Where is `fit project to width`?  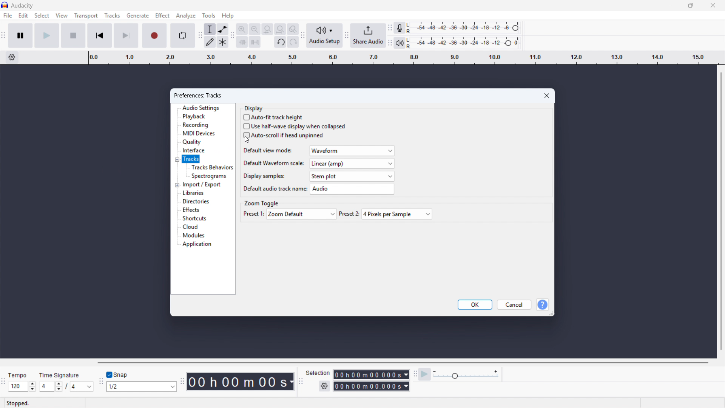
fit project to width is located at coordinates (280, 29).